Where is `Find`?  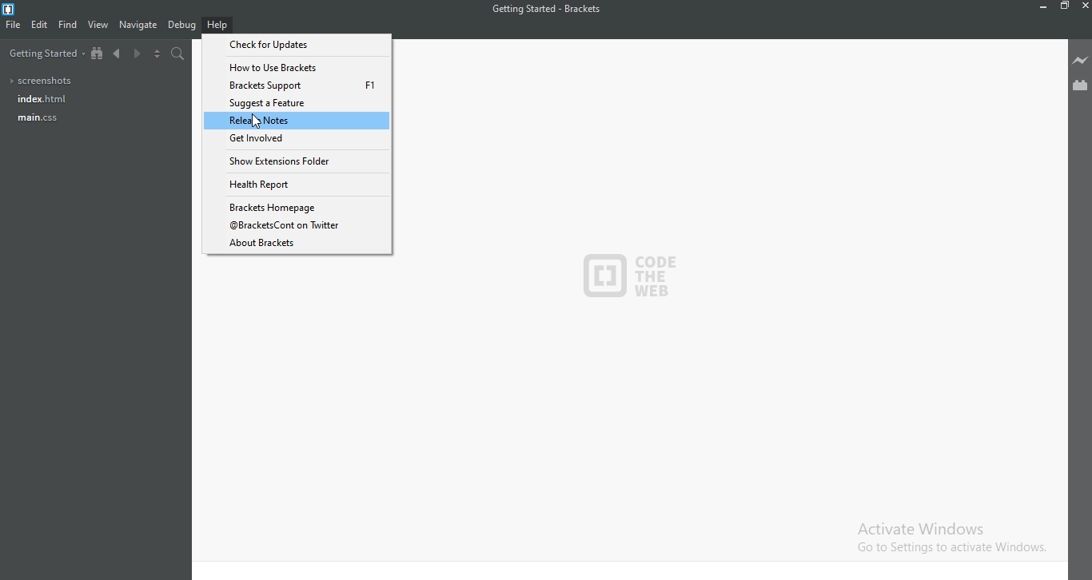 Find is located at coordinates (69, 24).